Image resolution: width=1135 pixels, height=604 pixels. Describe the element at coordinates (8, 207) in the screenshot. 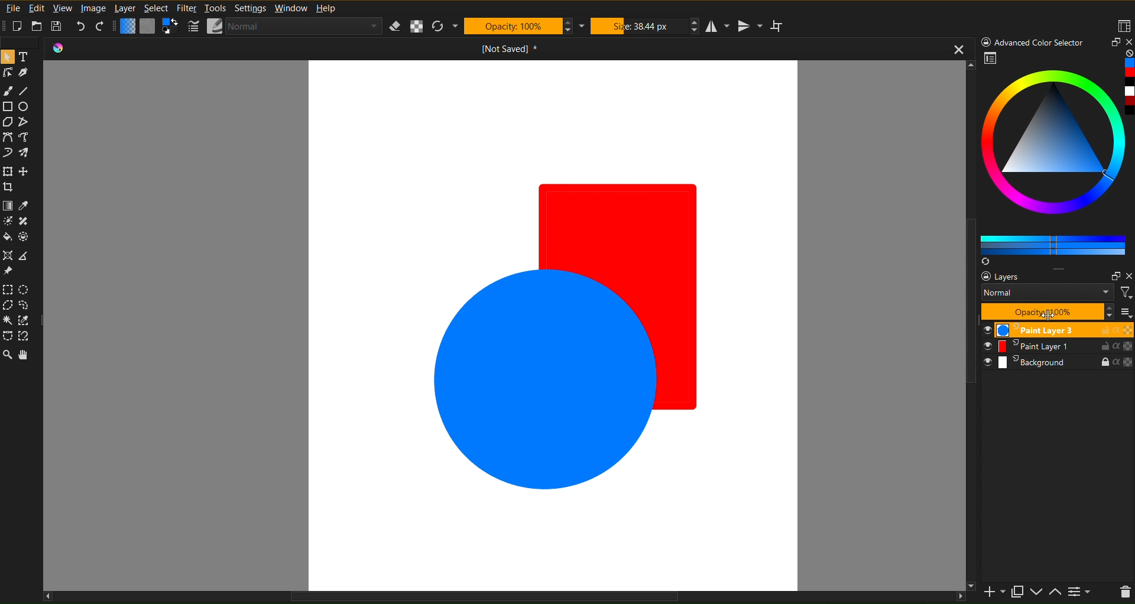

I see `Color Tool` at that location.